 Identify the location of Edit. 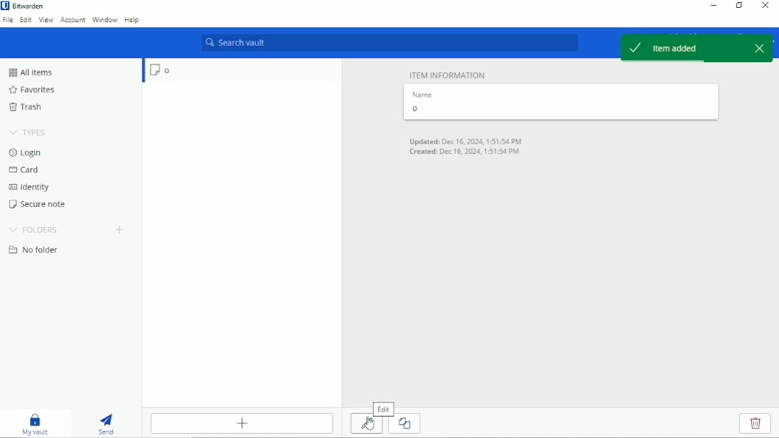
(366, 424).